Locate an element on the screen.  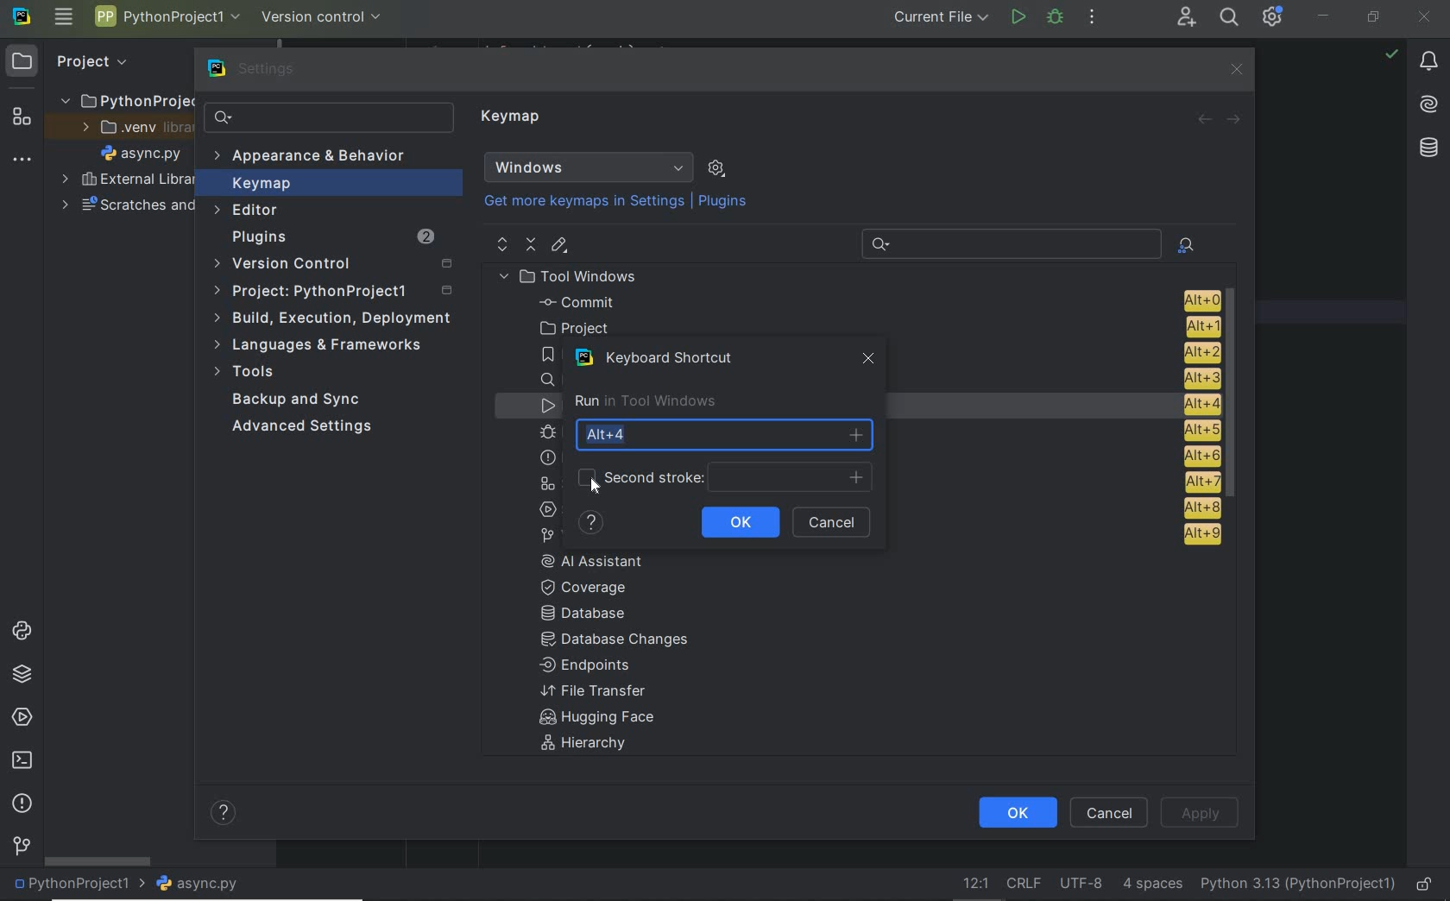
Get more keymaps in Settings is located at coordinates (577, 202).